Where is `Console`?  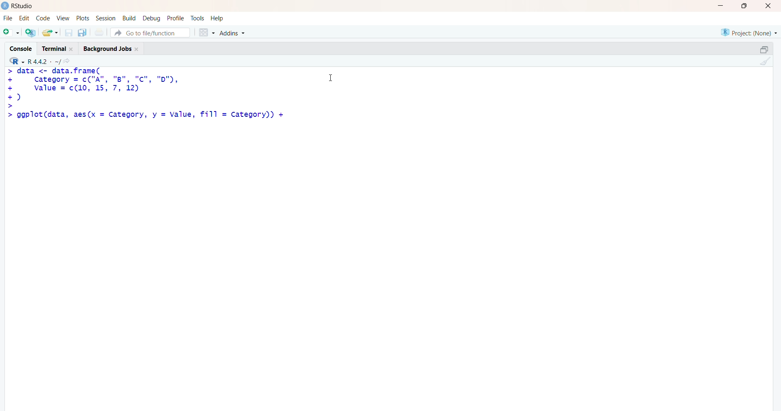
Console is located at coordinates (23, 48).